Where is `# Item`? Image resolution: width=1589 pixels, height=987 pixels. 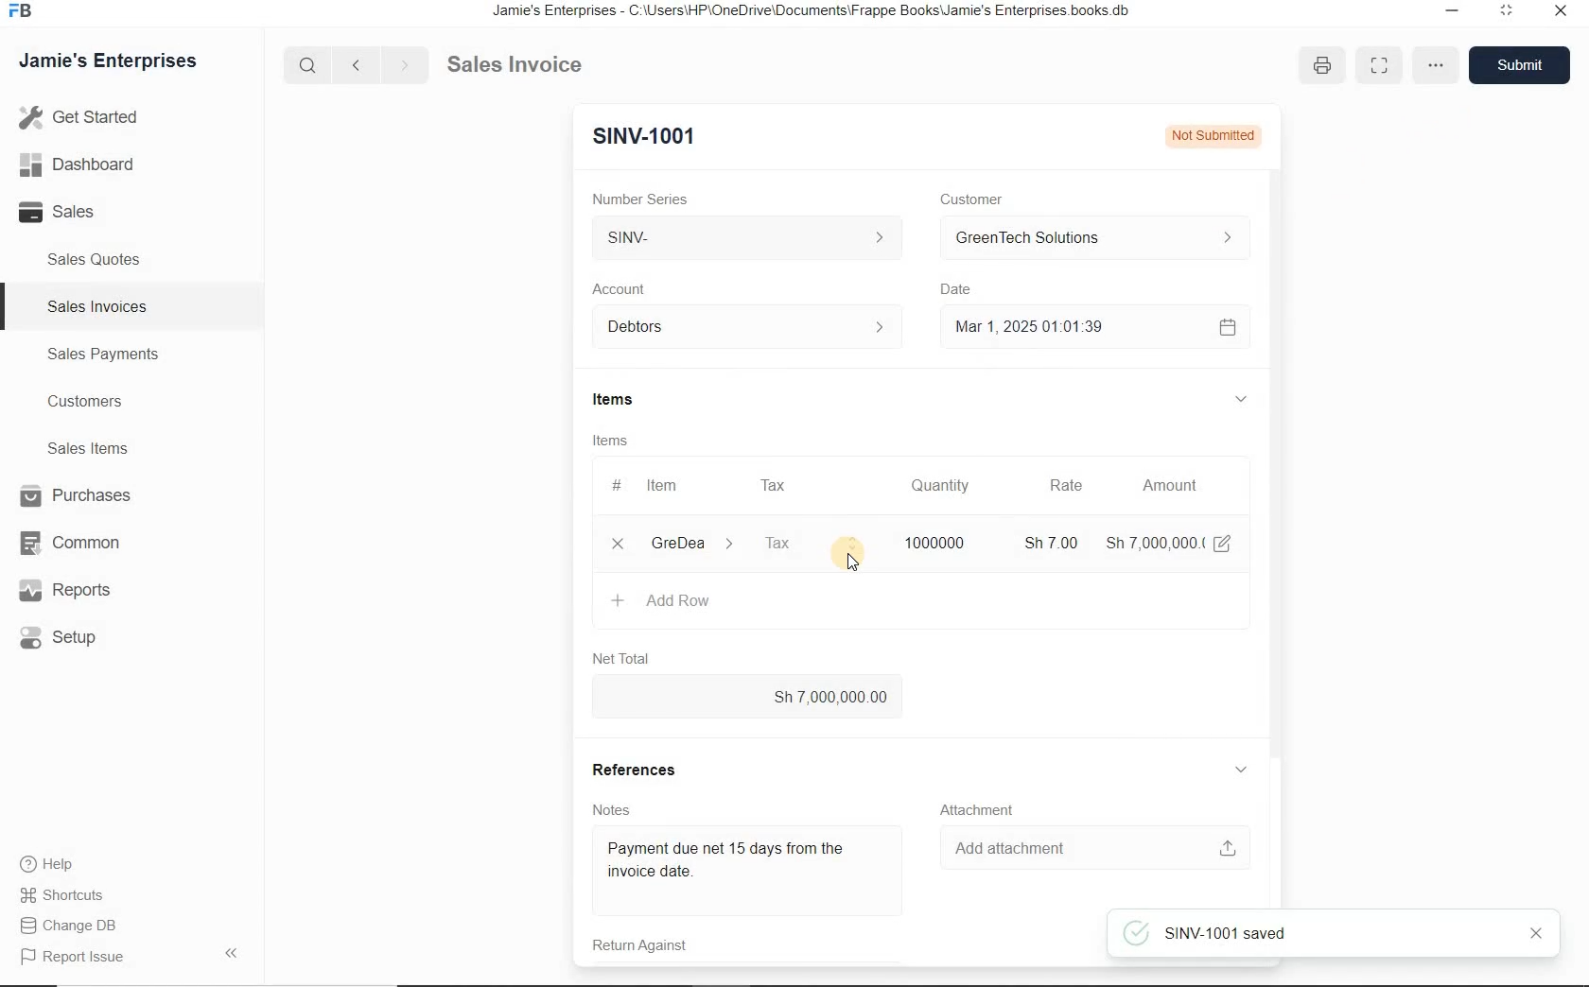
# Item is located at coordinates (657, 488).